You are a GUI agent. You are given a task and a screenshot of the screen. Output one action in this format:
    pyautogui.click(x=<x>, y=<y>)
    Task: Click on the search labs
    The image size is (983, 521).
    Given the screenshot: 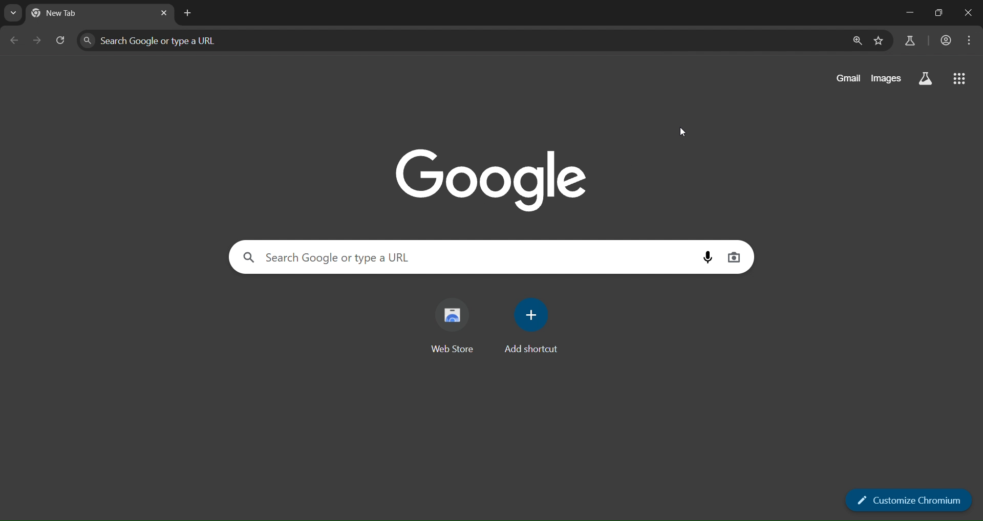 What is the action you would take?
    pyautogui.click(x=925, y=77)
    